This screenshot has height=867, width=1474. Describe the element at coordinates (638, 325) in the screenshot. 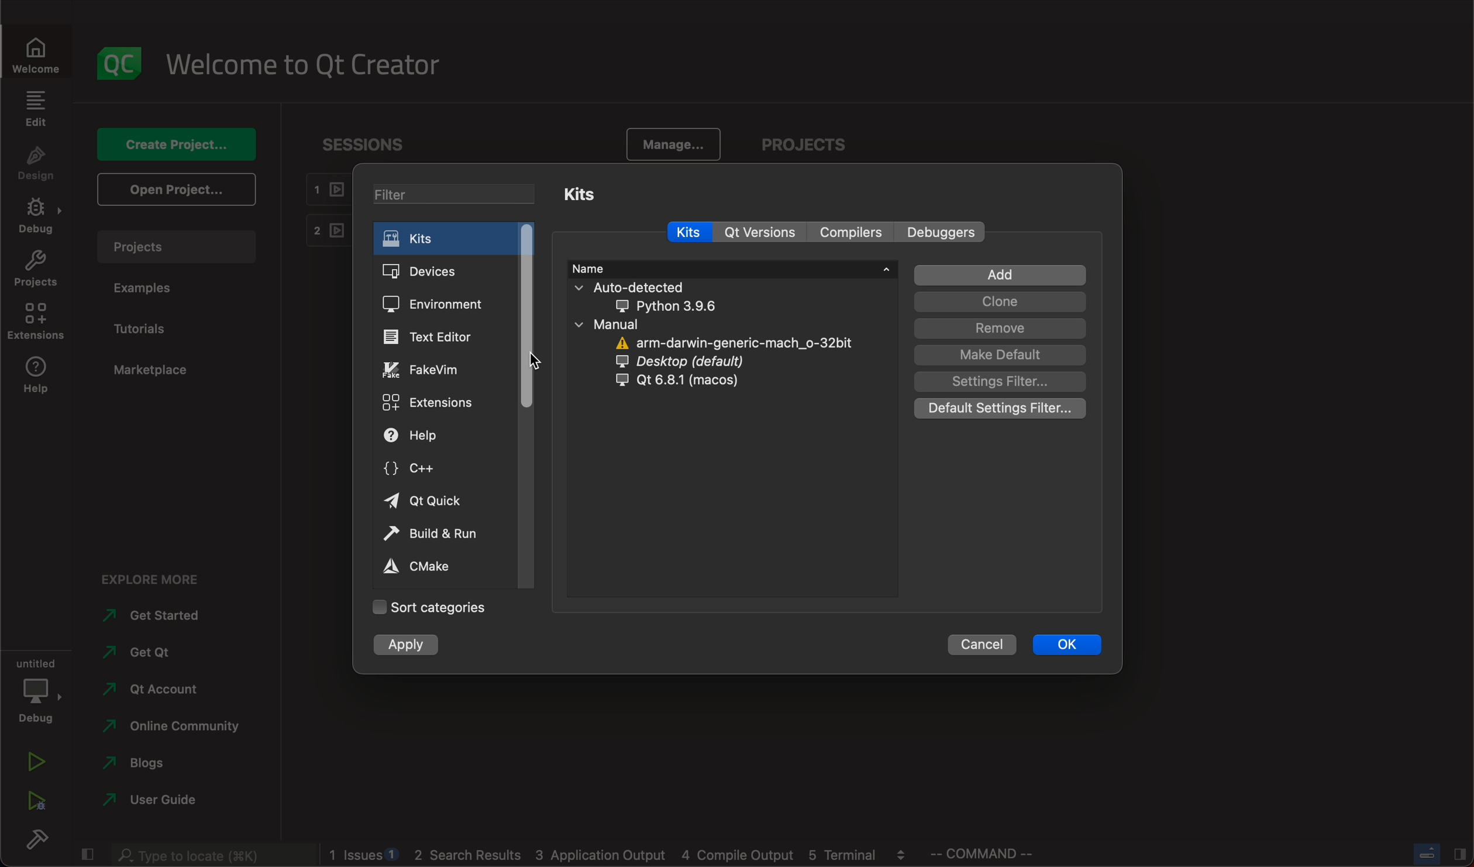

I see `manual` at that location.